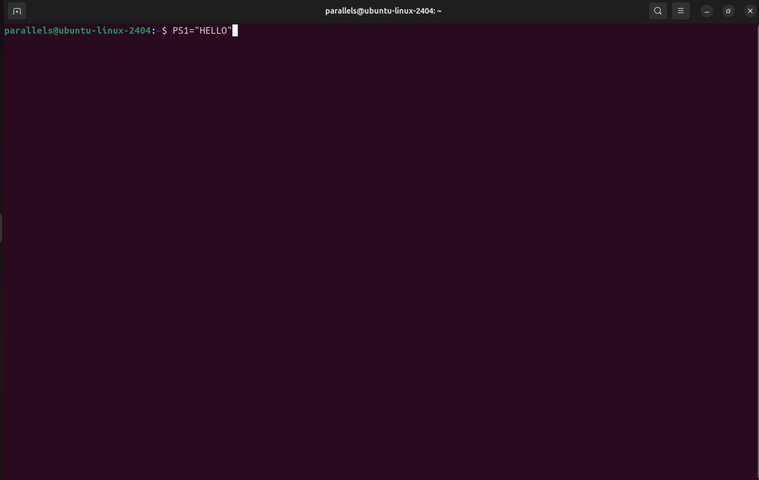 The image size is (759, 480). What do you see at coordinates (16, 12) in the screenshot?
I see `add terminal` at bounding box center [16, 12].